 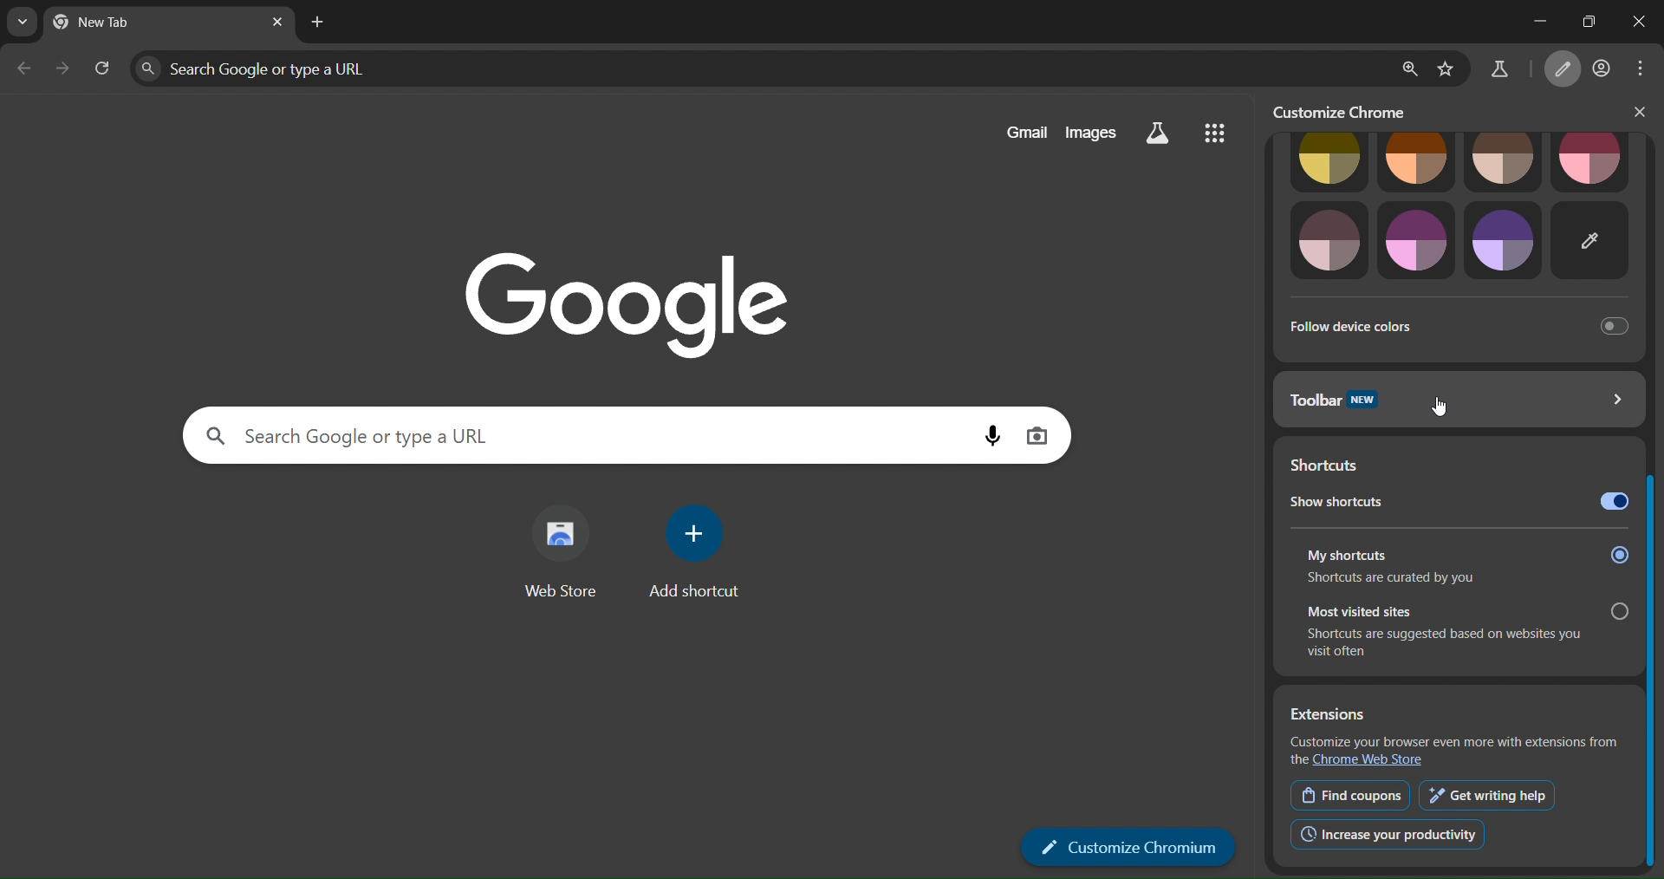 I want to click on cursor, so click(x=1440, y=406).